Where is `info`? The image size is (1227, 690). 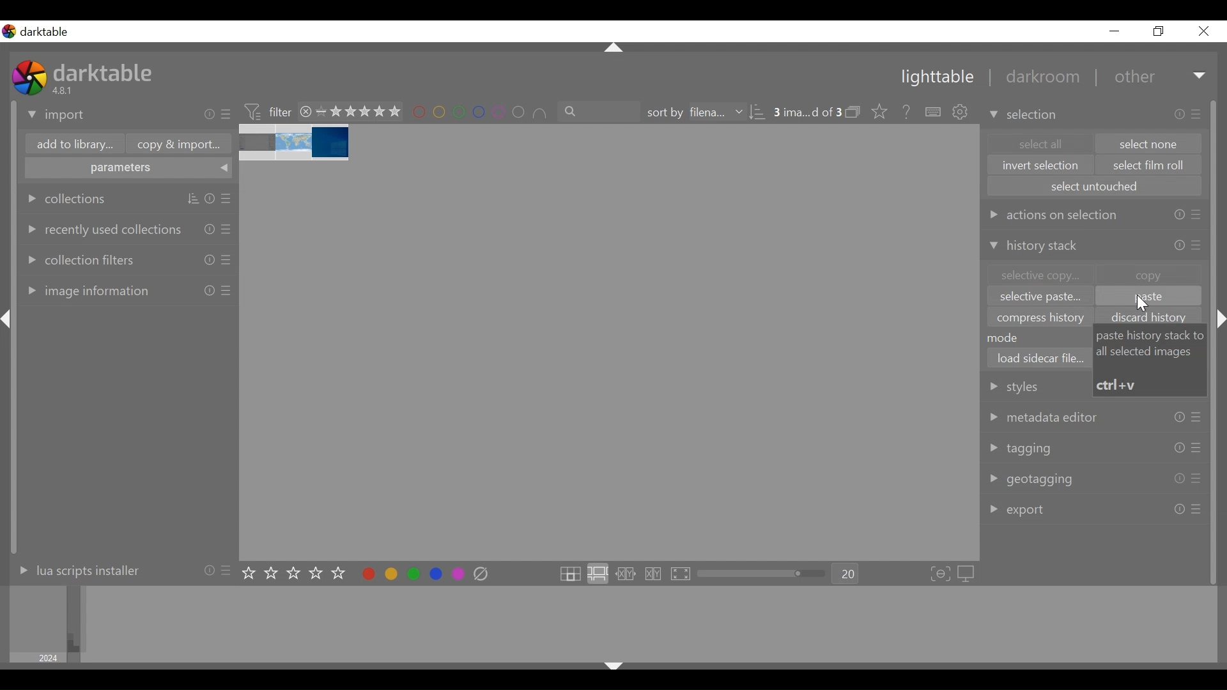 info is located at coordinates (208, 569).